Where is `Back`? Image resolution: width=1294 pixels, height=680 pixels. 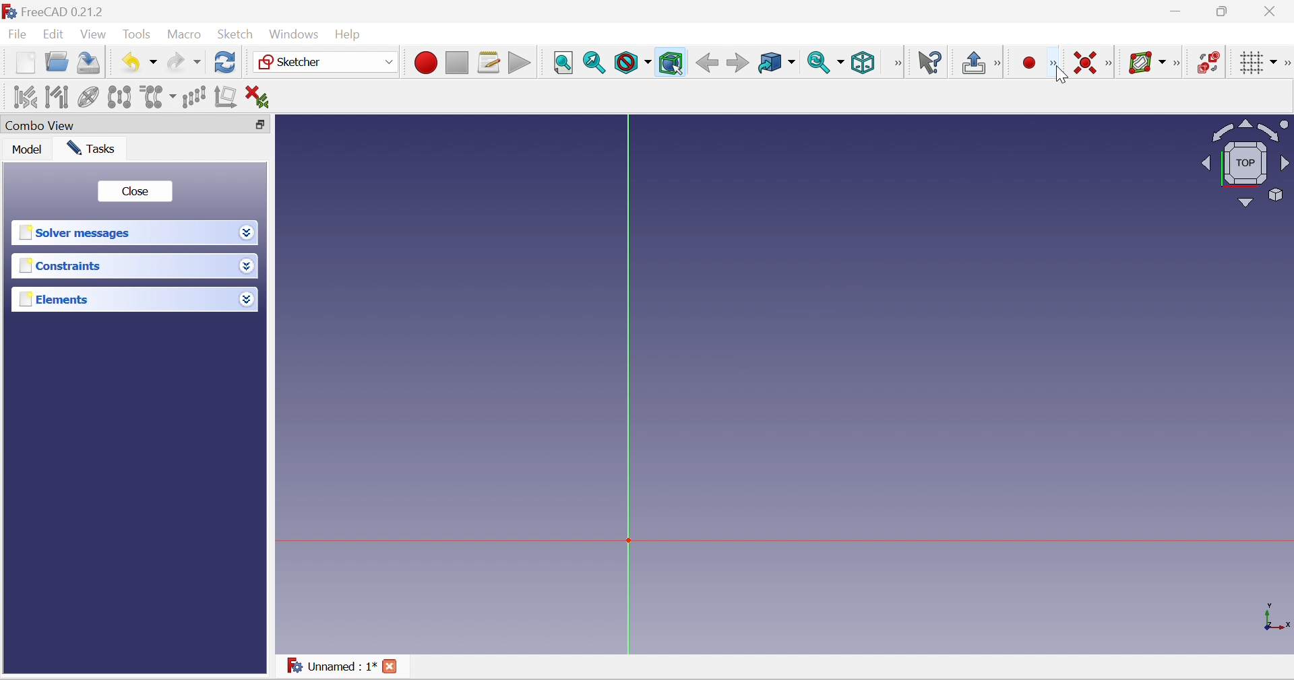
Back is located at coordinates (708, 63).